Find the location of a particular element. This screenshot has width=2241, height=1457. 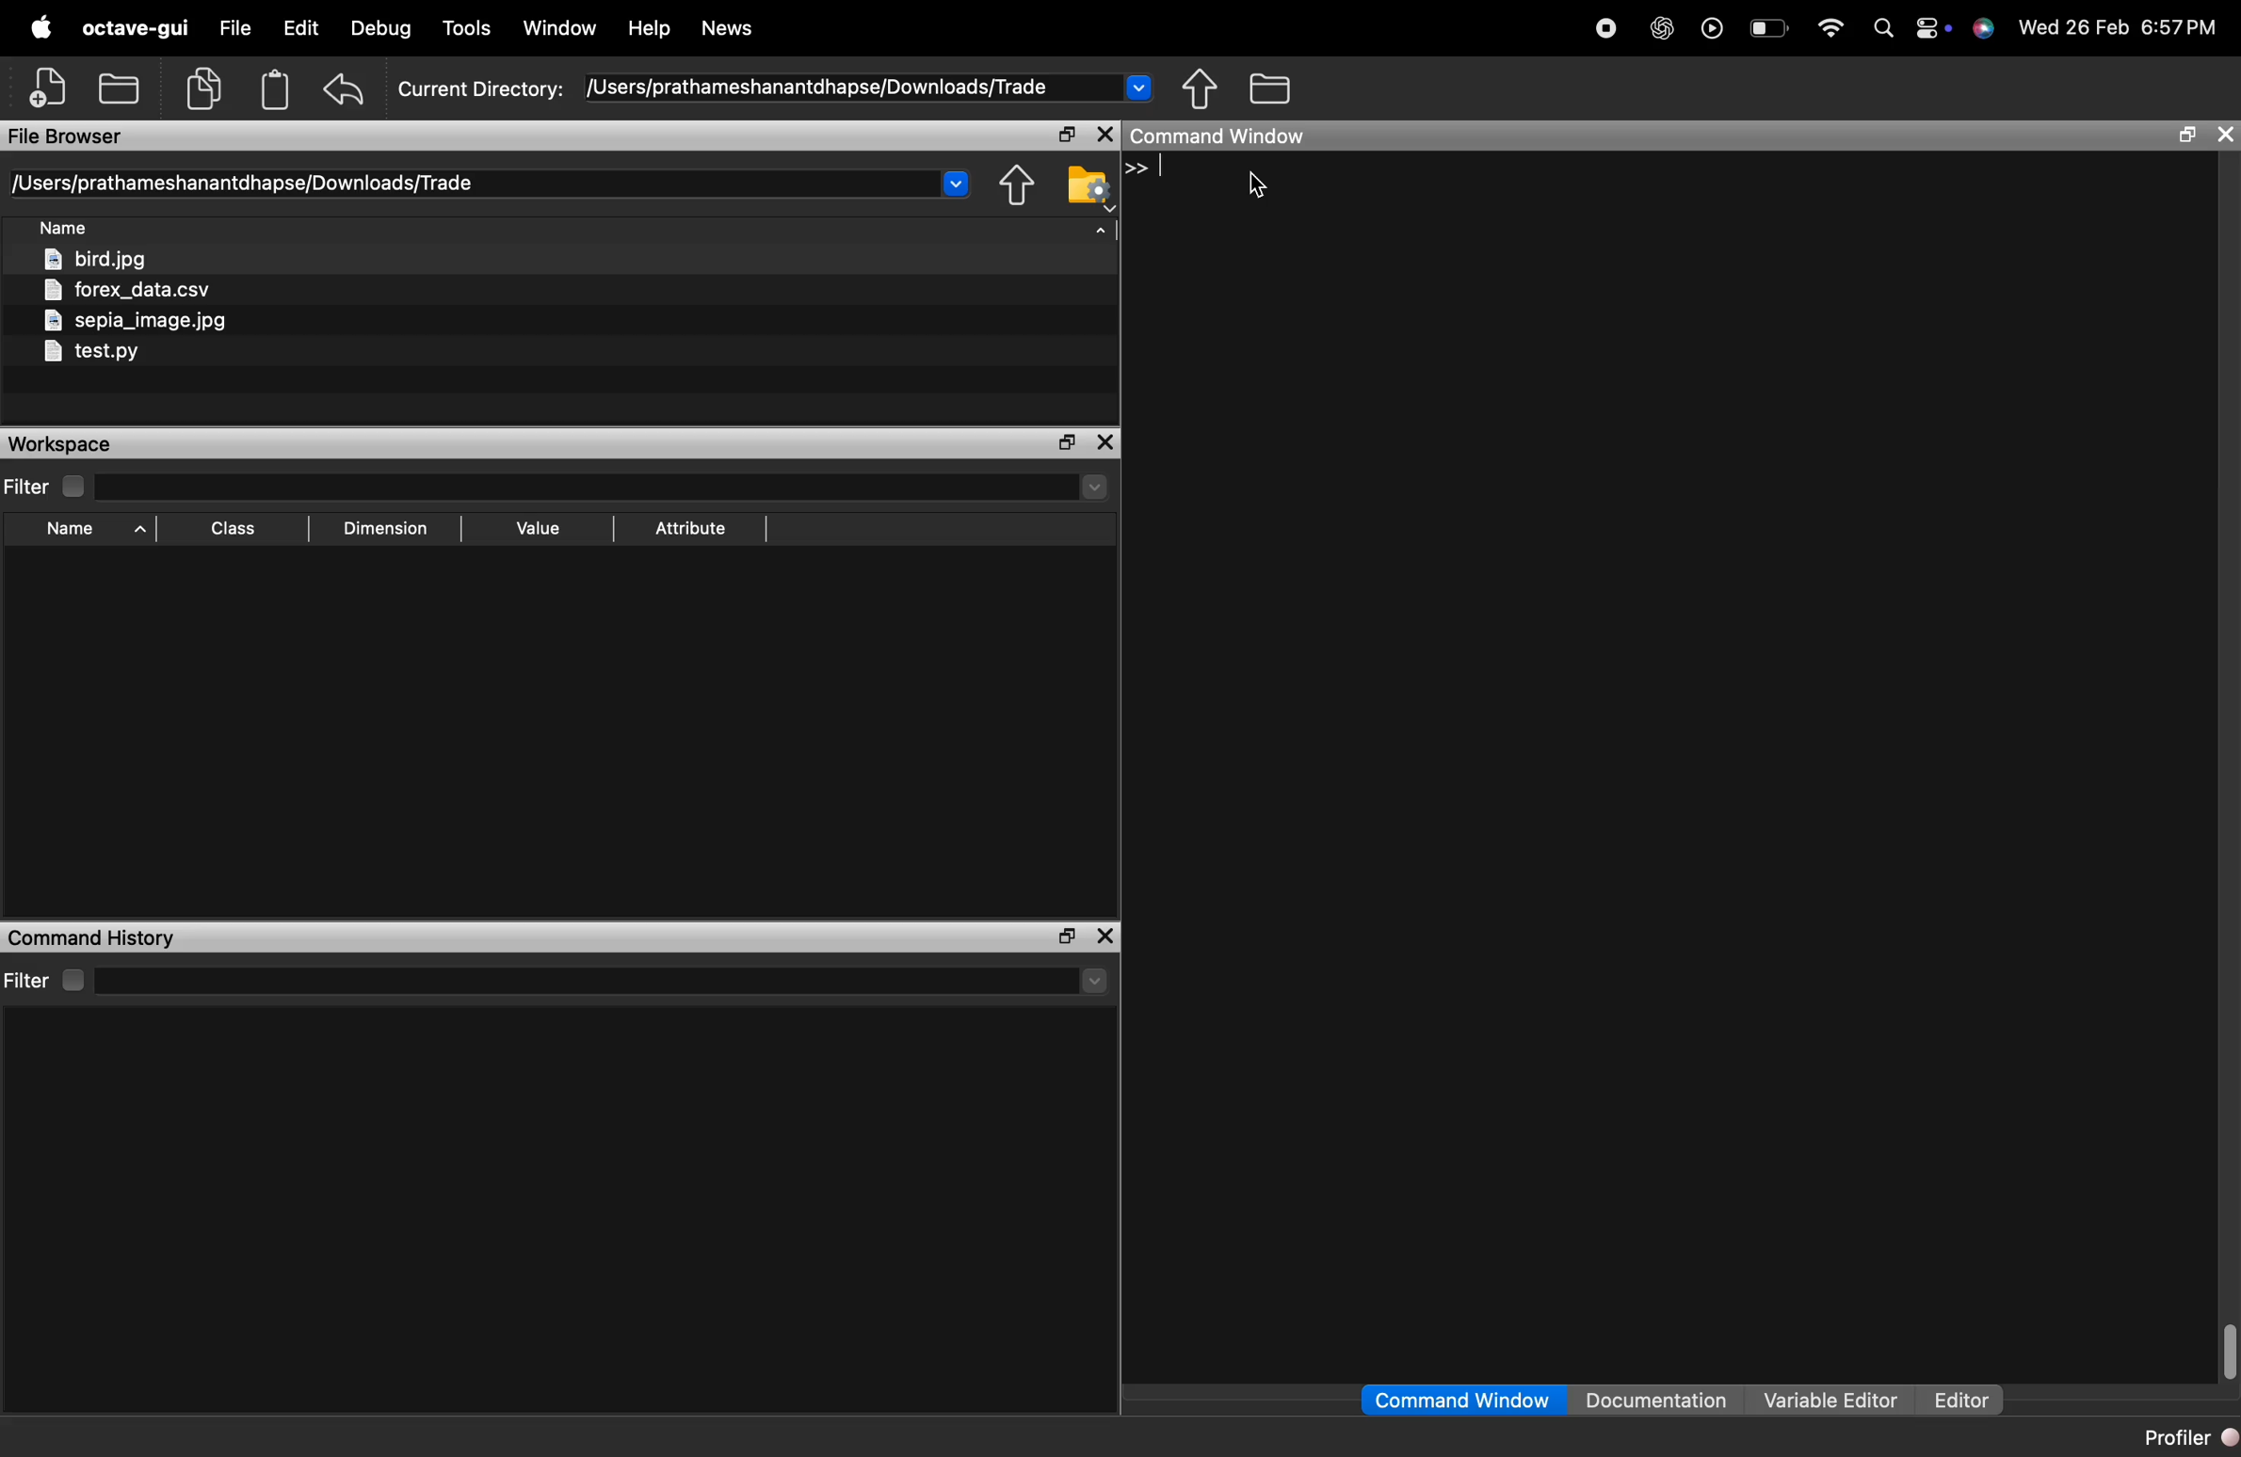

sort by attribute is located at coordinates (696, 529).